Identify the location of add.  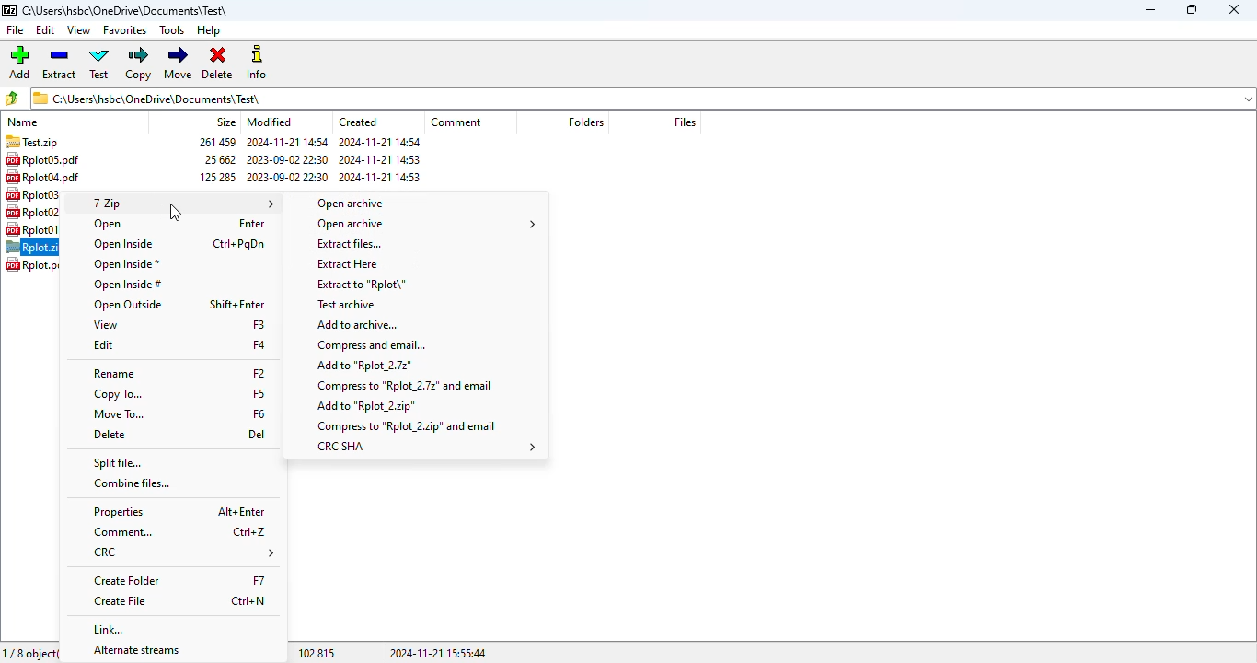
(19, 61).